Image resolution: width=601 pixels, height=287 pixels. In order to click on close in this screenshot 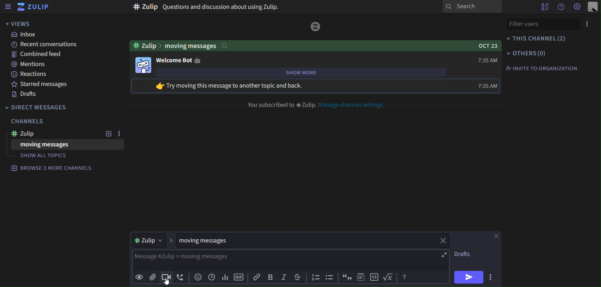, I will do `click(443, 241)`.